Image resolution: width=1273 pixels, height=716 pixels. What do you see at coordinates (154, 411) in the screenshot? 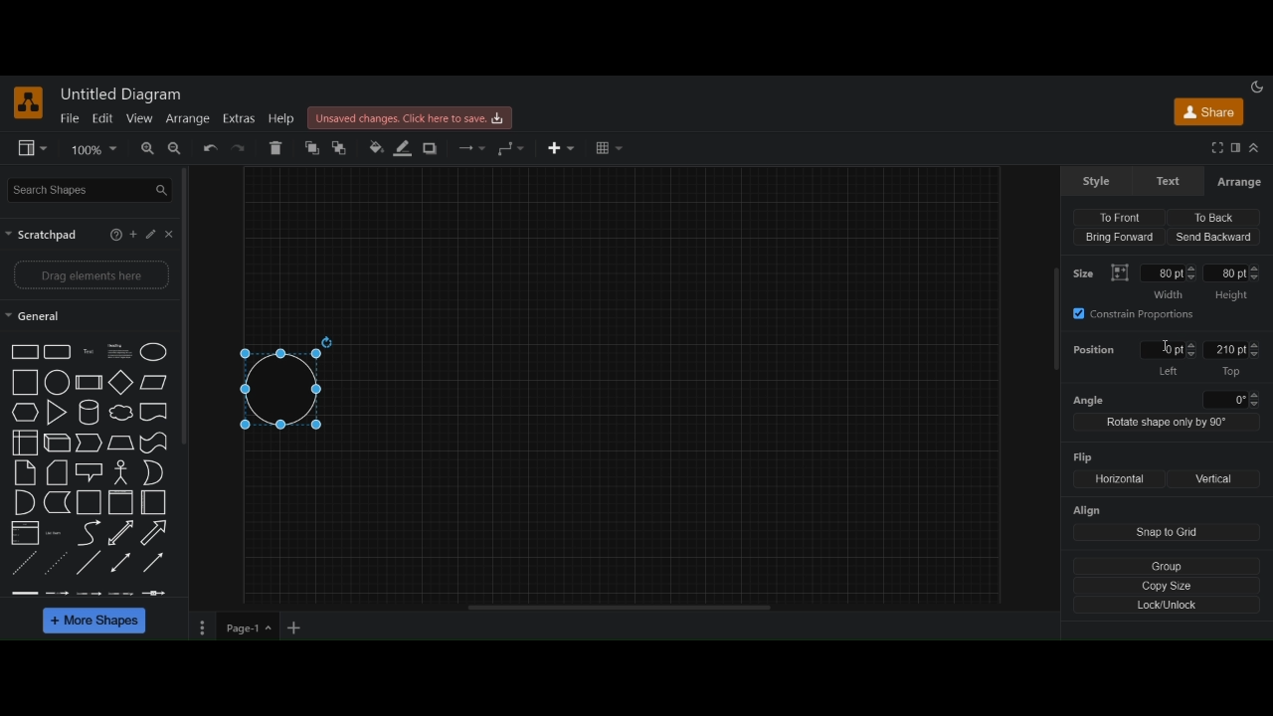
I see `square free shape` at bounding box center [154, 411].